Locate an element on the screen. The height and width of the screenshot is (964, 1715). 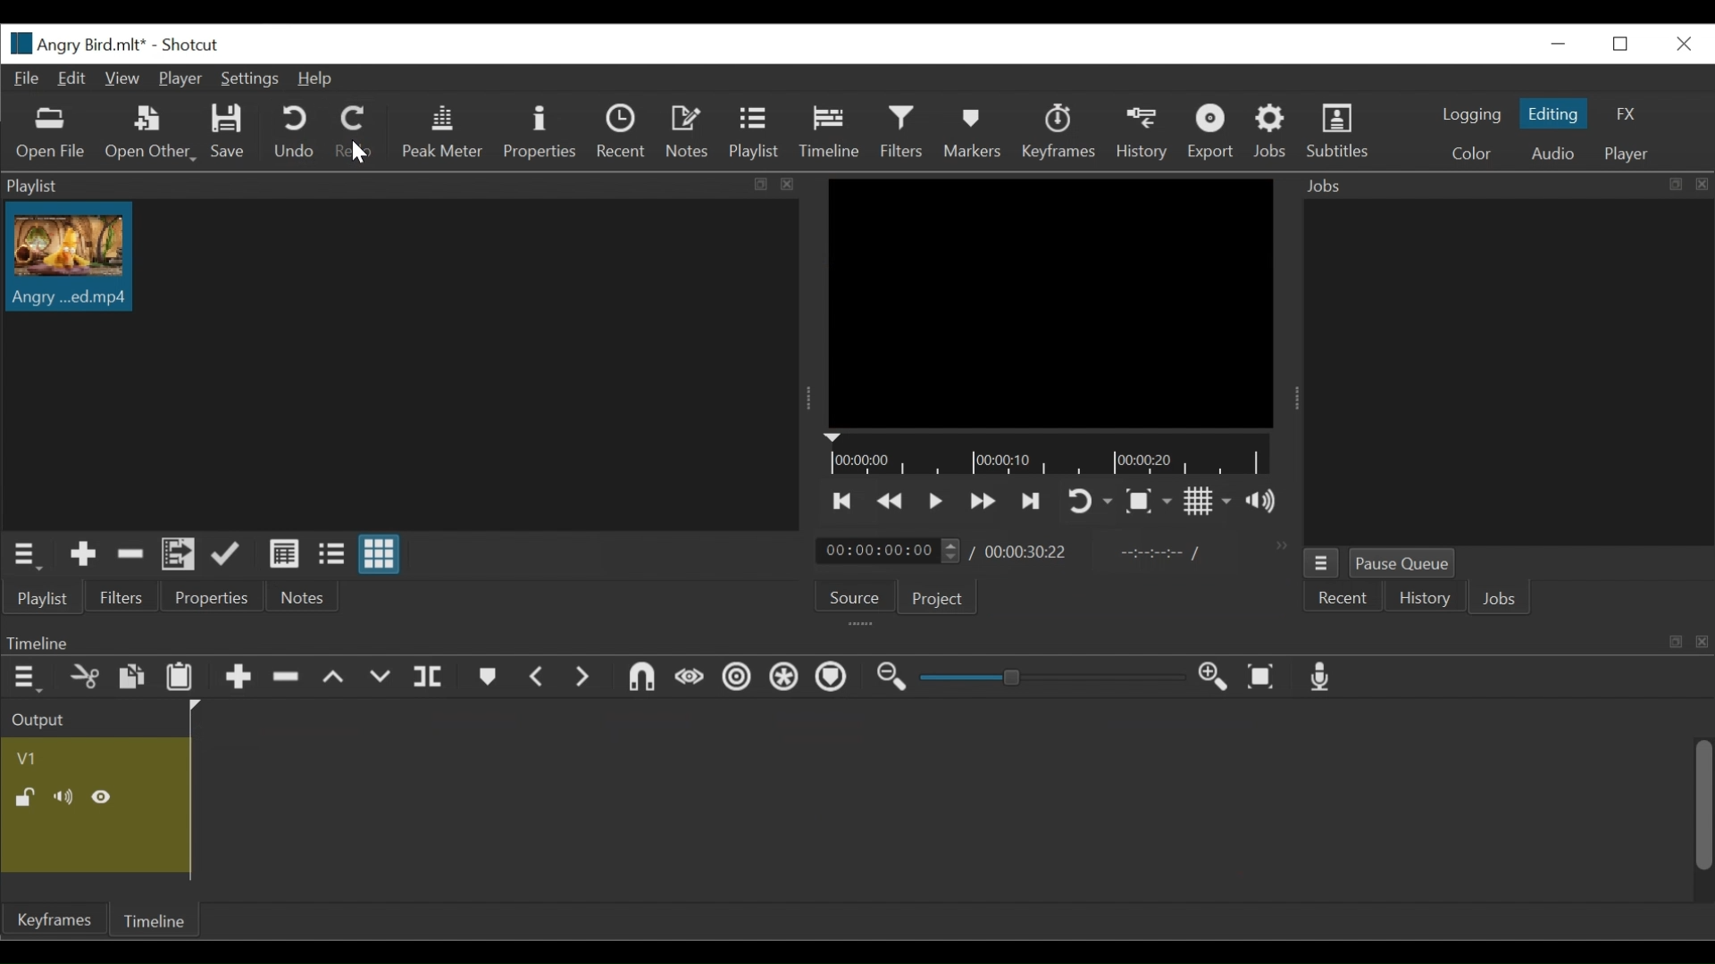
Markers is located at coordinates (485, 677).